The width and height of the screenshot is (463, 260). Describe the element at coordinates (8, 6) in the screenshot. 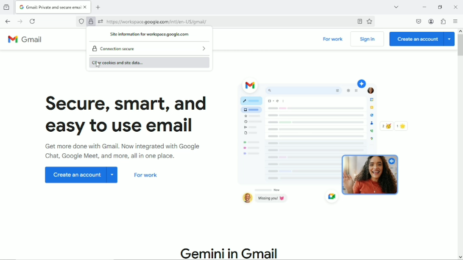

I see `View recent browsing` at that location.